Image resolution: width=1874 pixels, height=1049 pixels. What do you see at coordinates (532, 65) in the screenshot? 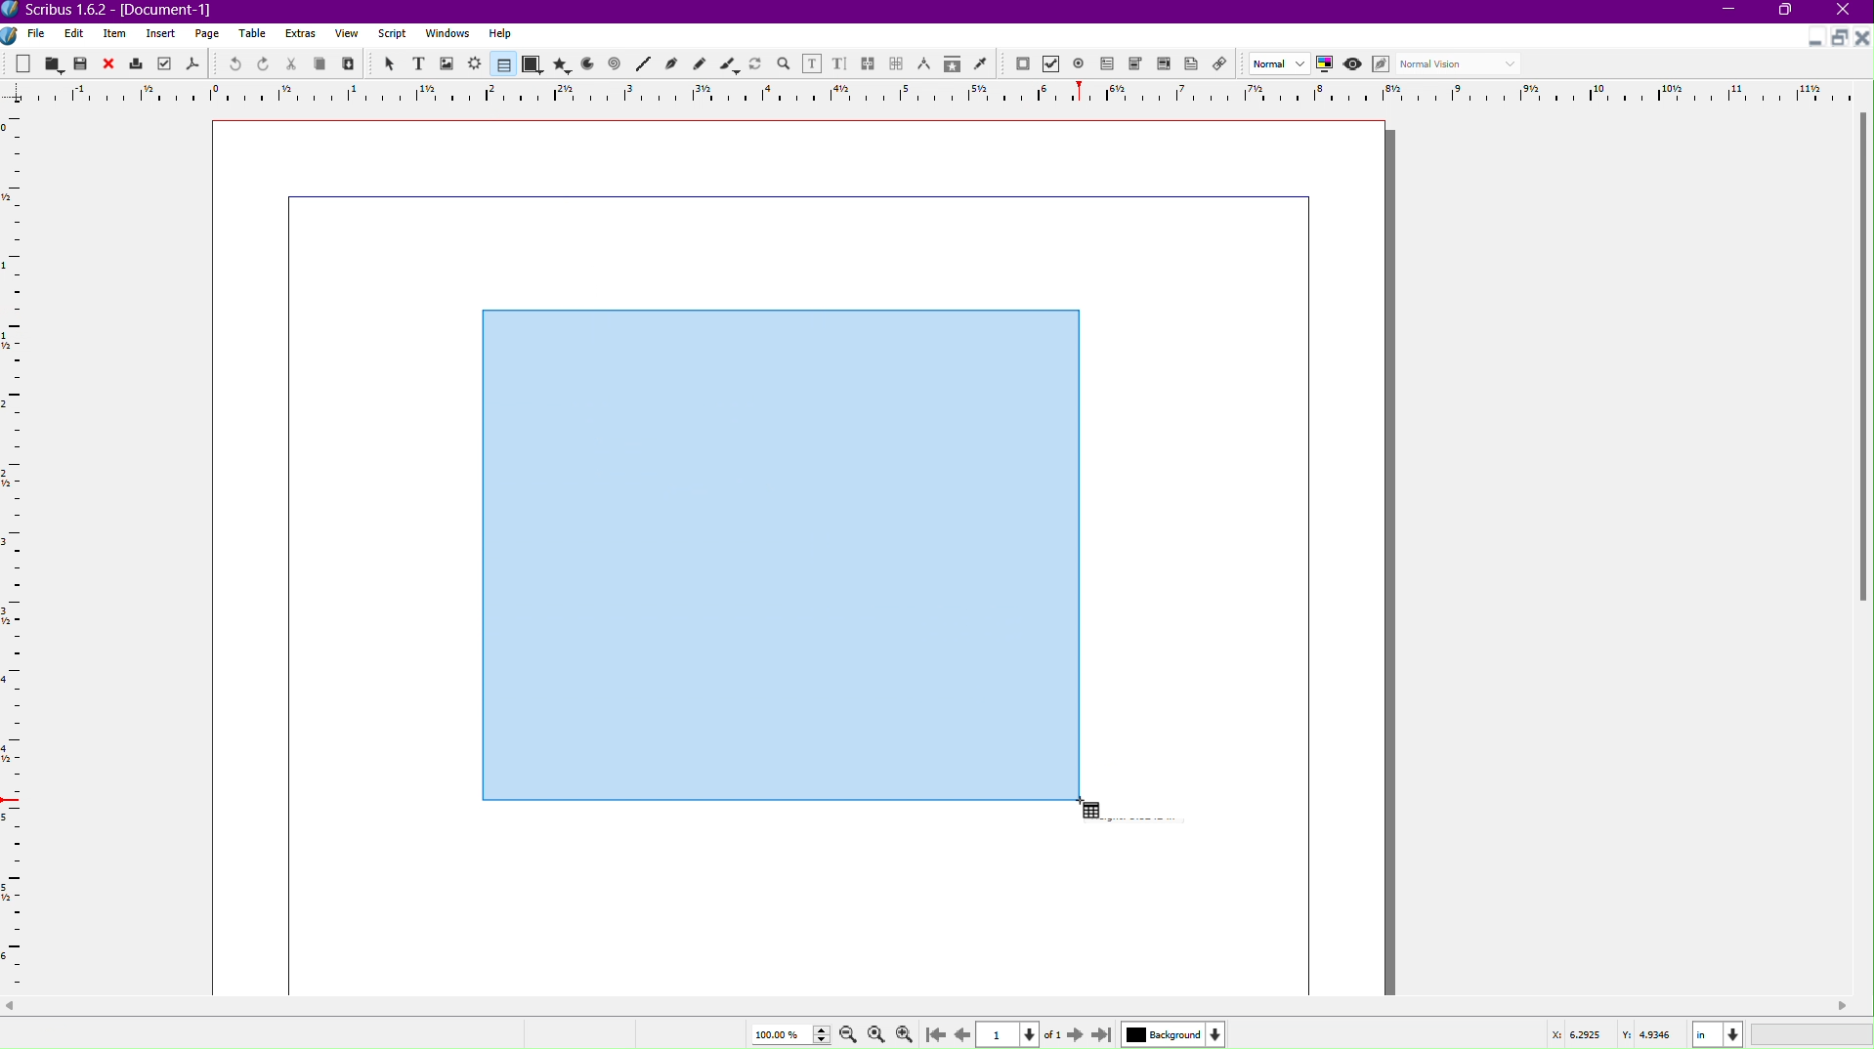
I see `Shape` at bounding box center [532, 65].